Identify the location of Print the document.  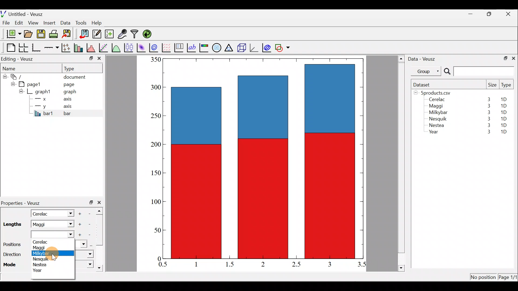
(55, 34).